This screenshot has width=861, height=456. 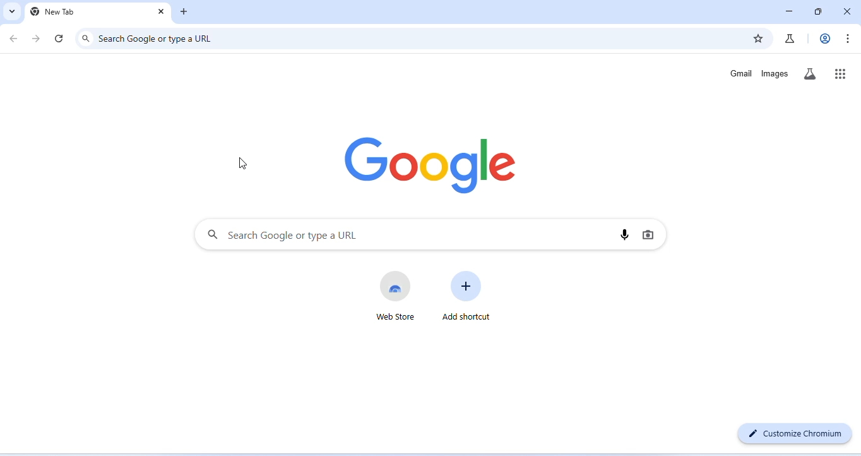 I want to click on new tab, so click(x=53, y=12).